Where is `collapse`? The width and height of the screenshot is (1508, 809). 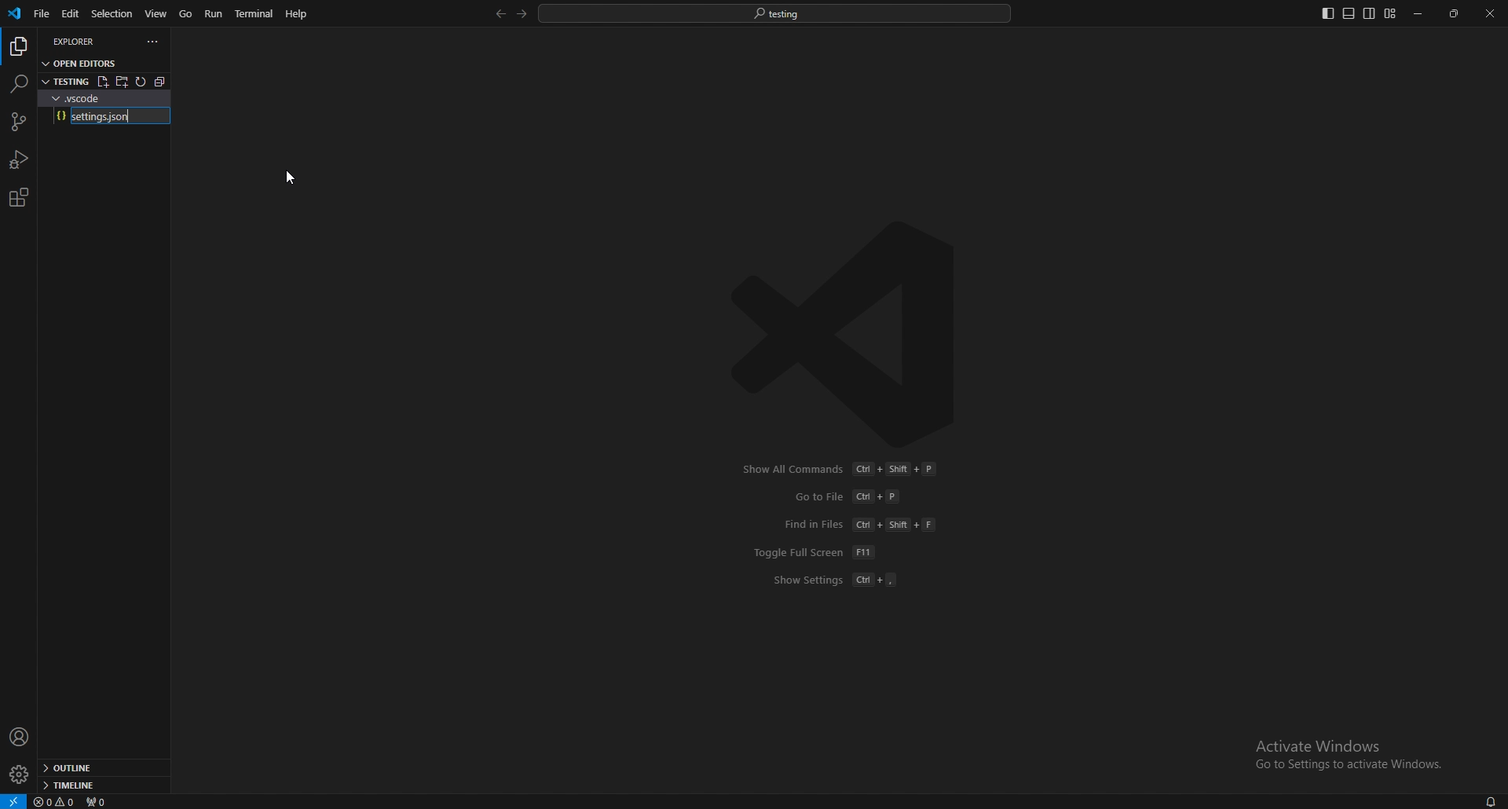
collapse is located at coordinates (164, 81).